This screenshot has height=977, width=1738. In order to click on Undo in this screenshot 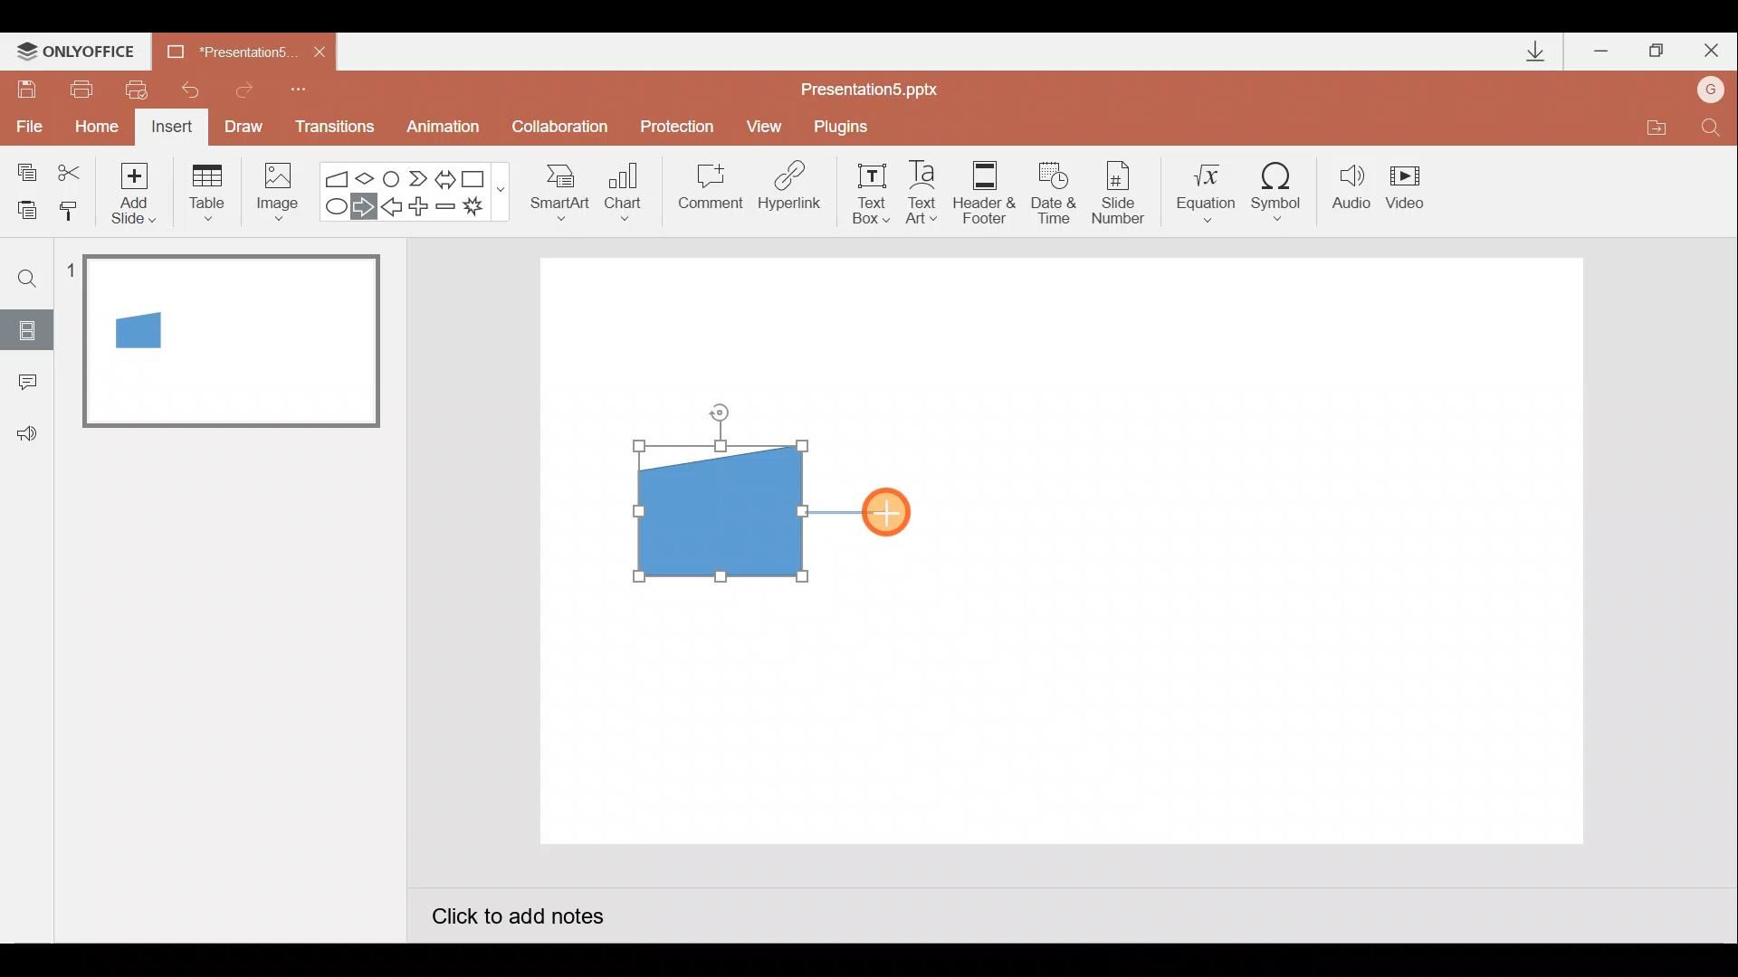, I will do `click(194, 90)`.